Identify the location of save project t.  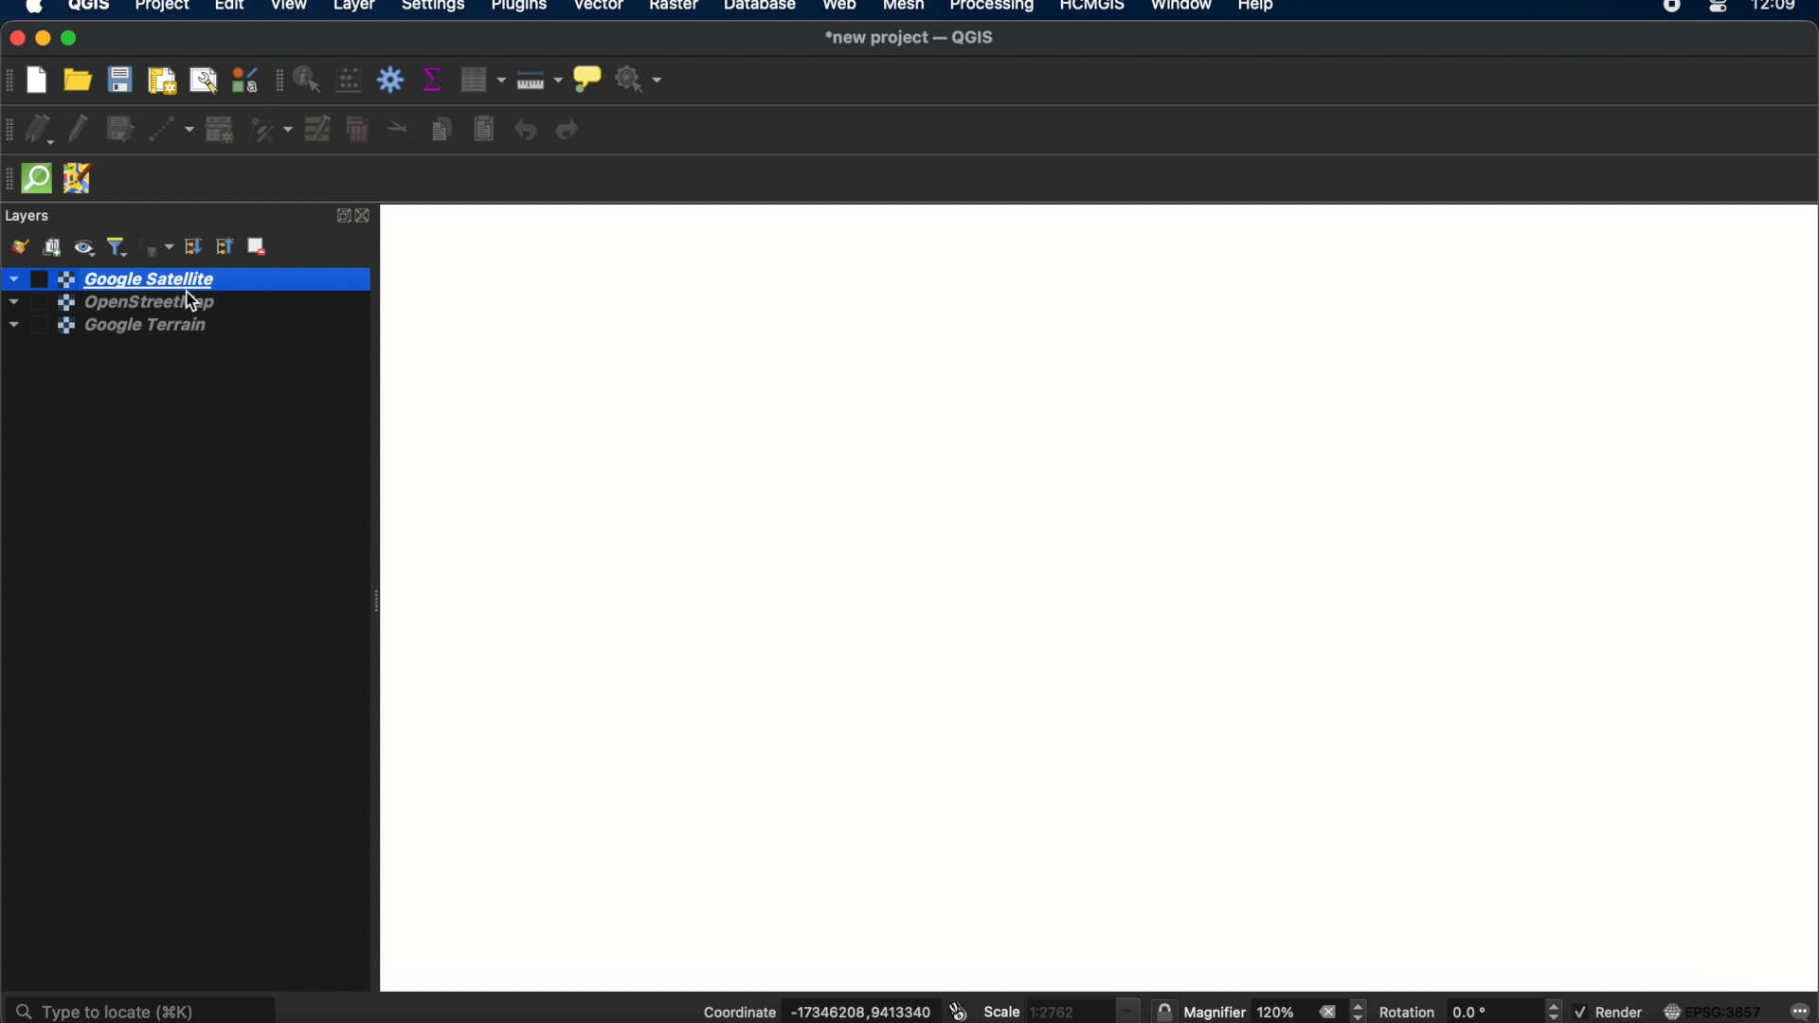
(121, 80).